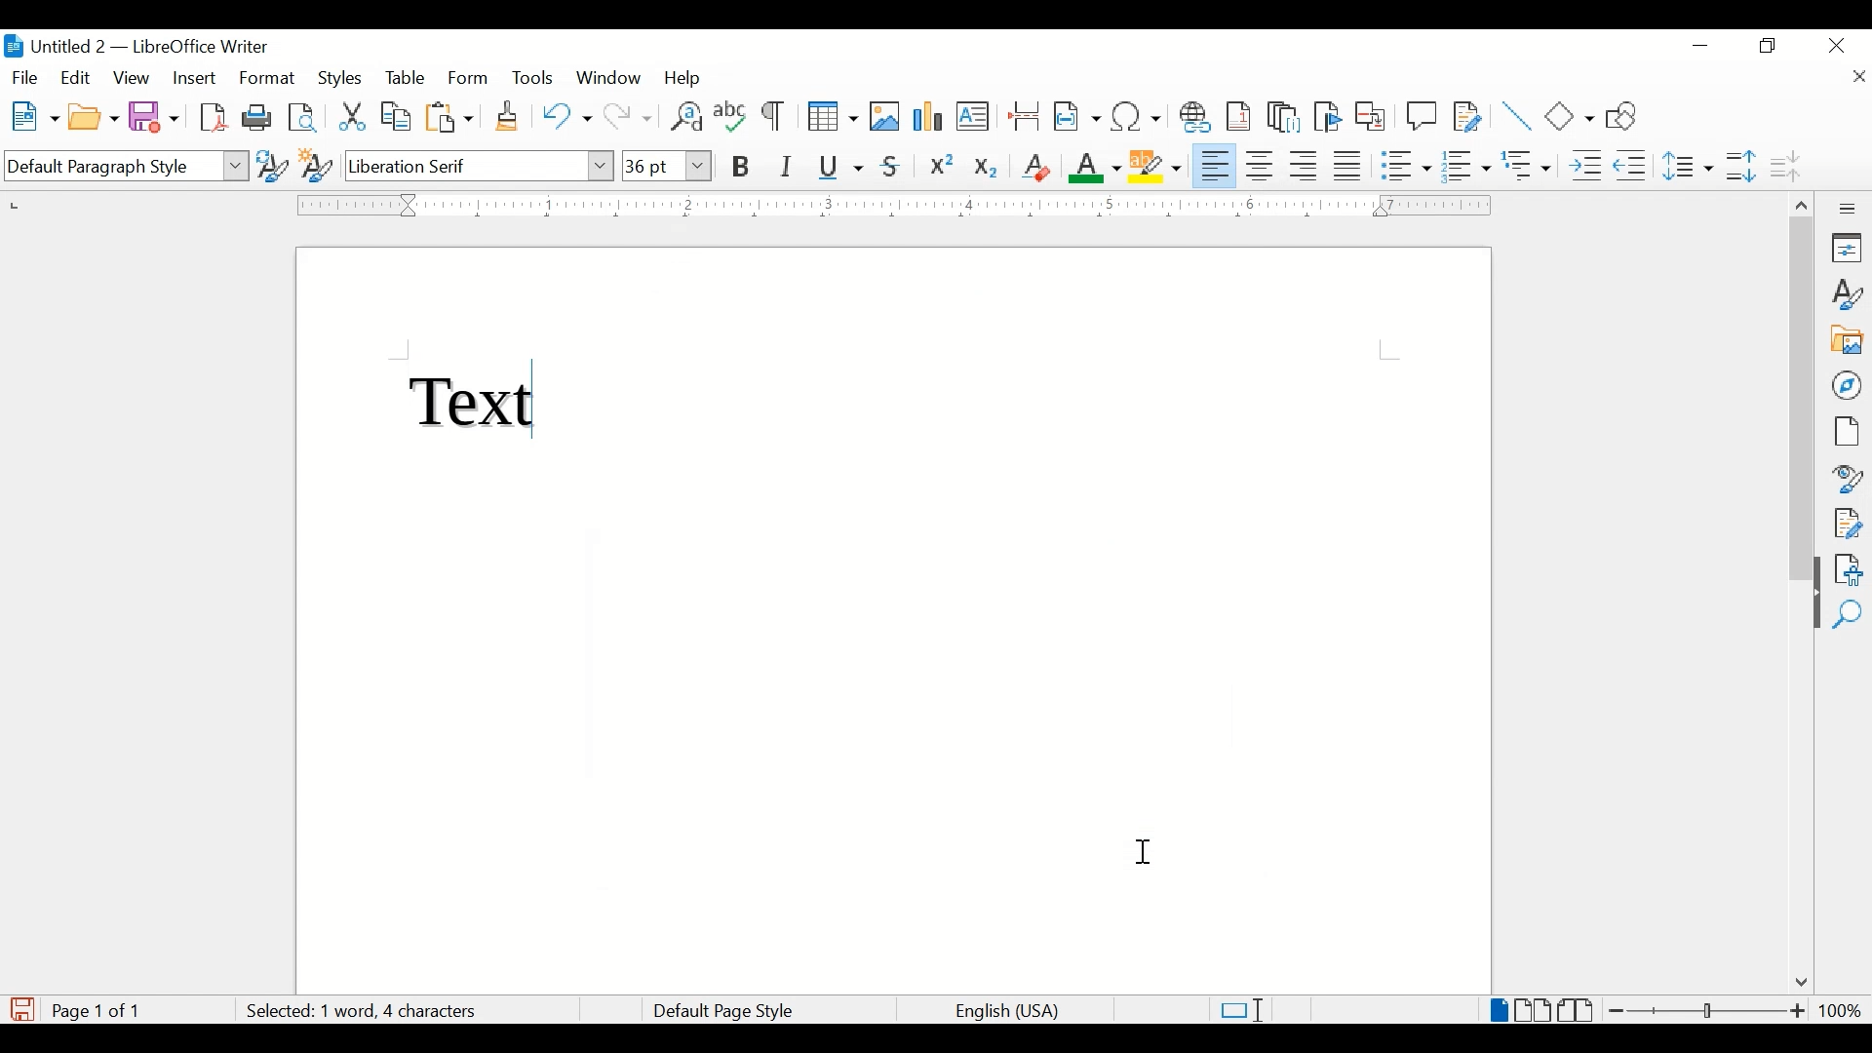 This screenshot has height=1053, width=1872. I want to click on select outline format, so click(1528, 166).